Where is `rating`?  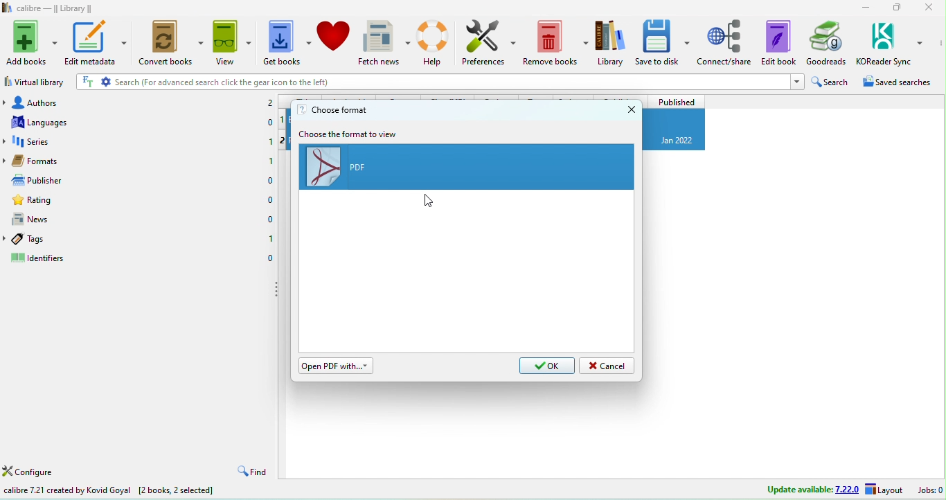 rating is located at coordinates (55, 199).